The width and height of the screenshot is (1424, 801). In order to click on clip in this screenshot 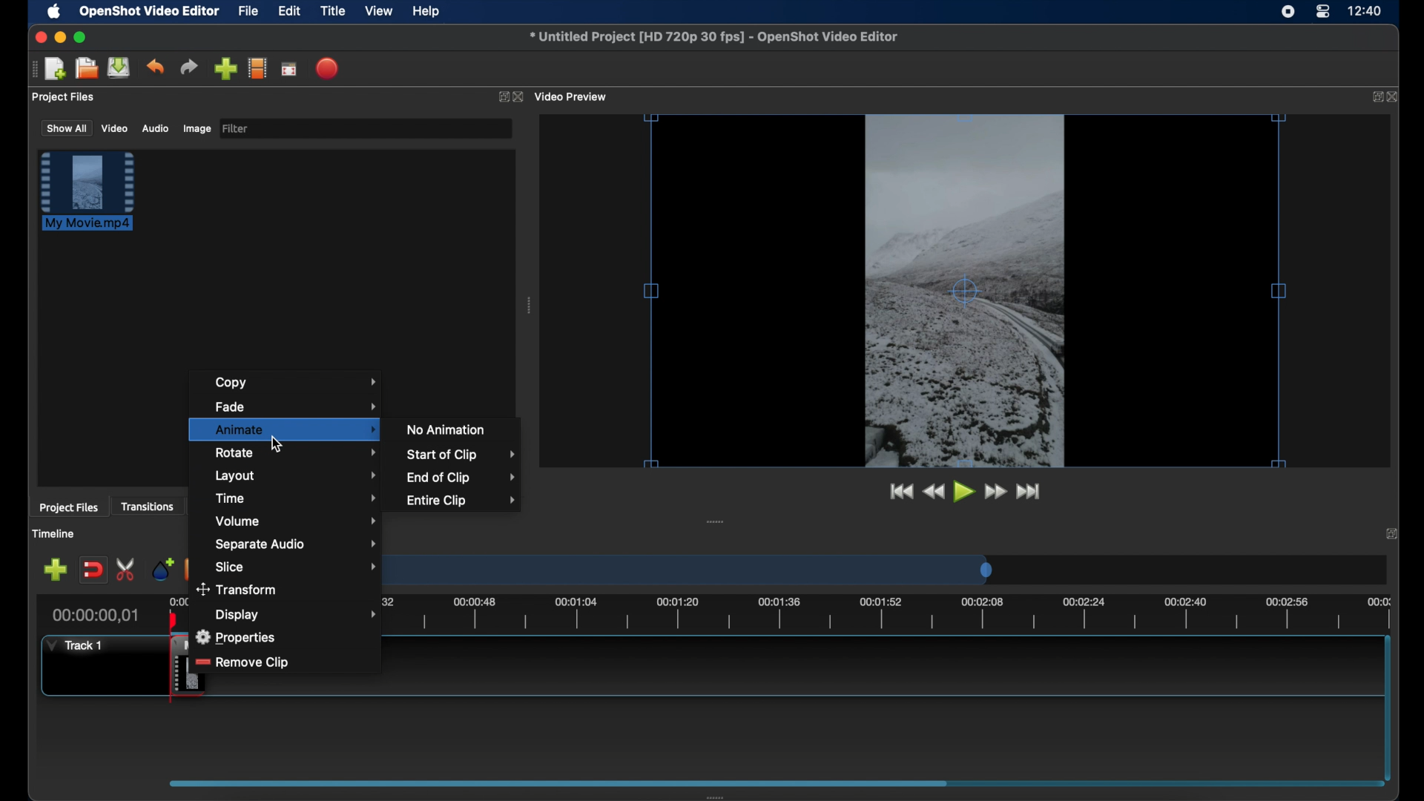, I will do `click(161, 671)`.